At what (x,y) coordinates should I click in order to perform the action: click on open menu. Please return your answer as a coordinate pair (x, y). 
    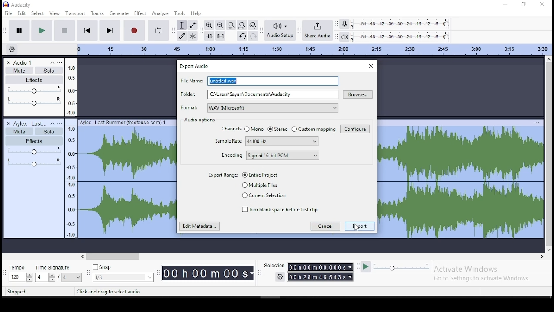
    Looking at the image, I should click on (61, 62).